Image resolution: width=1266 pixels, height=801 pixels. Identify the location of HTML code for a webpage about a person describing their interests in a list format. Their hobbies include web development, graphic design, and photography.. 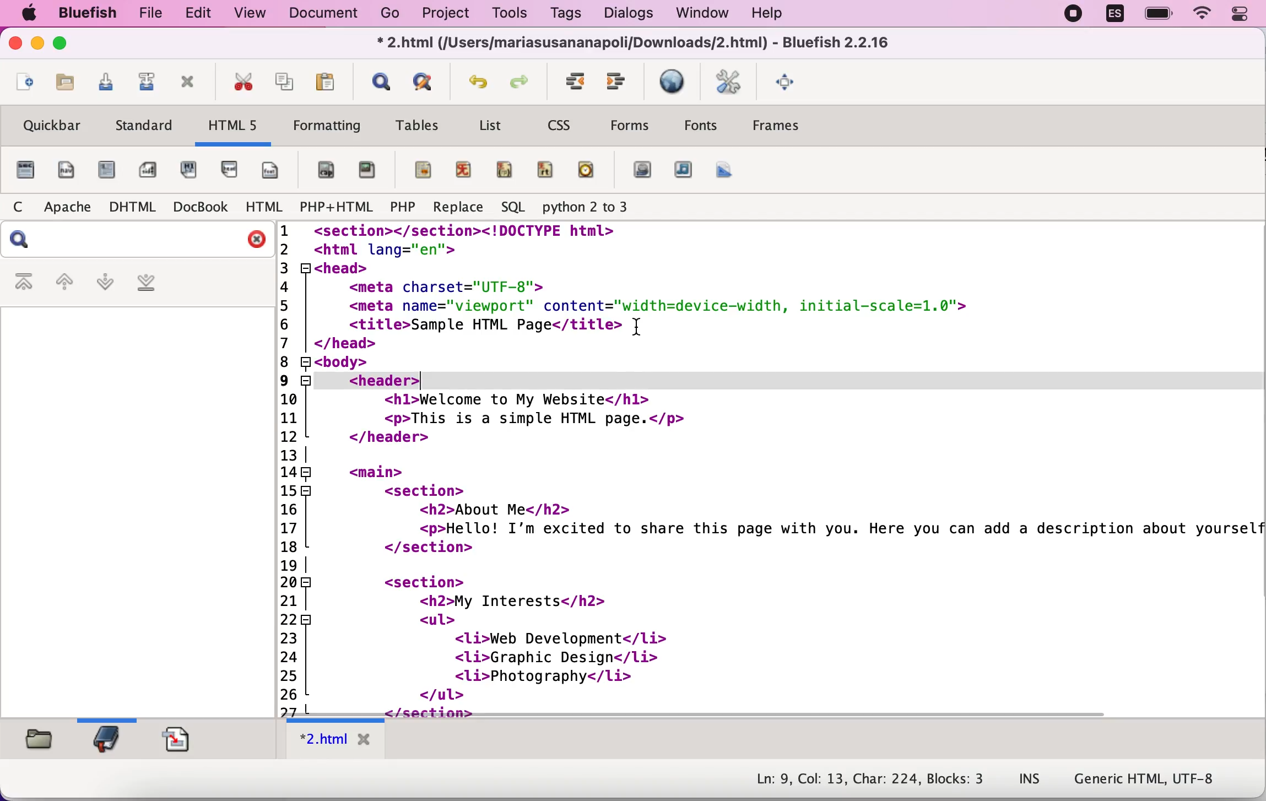
(772, 463).